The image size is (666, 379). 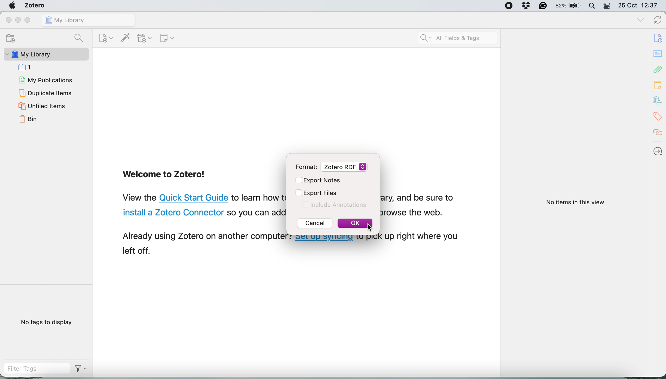 What do you see at coordinates (542, 5) in the screenshot?
I see `Grammarly` at bounding box center [542, 5].